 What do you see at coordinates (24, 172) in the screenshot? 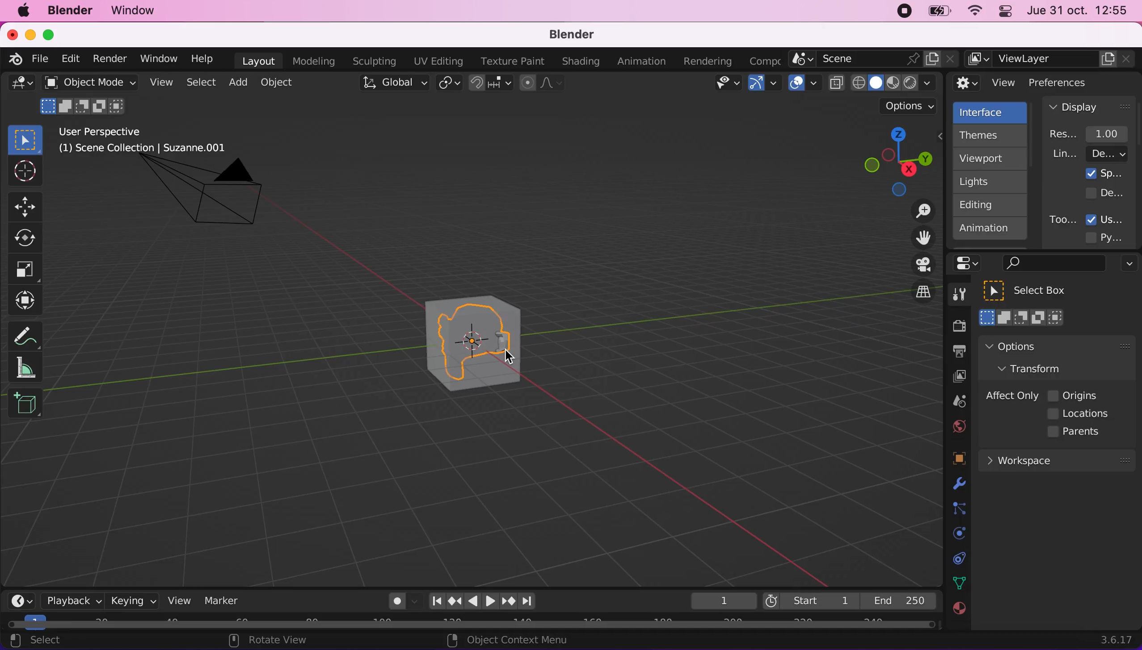
I see `` at bounding box center [24, 172].